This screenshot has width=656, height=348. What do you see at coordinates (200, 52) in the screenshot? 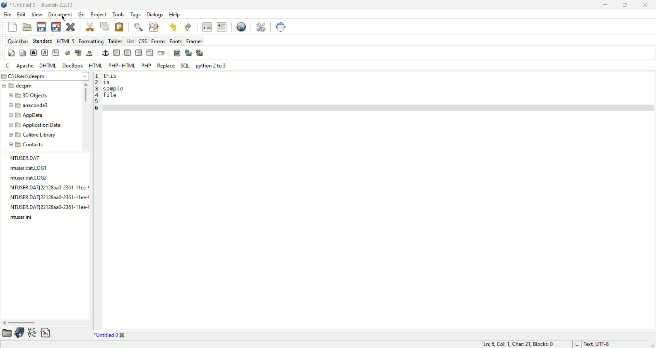
I see `multi thumbnail` at bounding box center [200, 52].